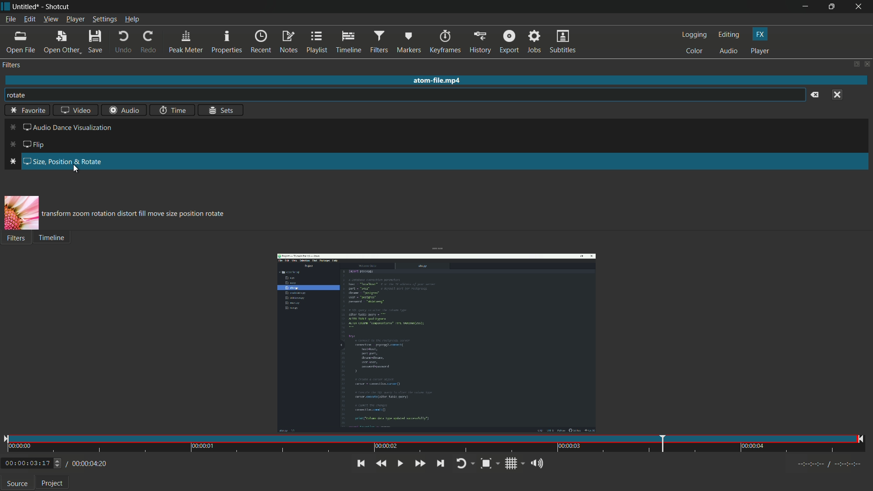  What do you see at coordinates (30, 464) in the screenshot?
I see `/00:00:03:17` at bounding box center [30, 464].